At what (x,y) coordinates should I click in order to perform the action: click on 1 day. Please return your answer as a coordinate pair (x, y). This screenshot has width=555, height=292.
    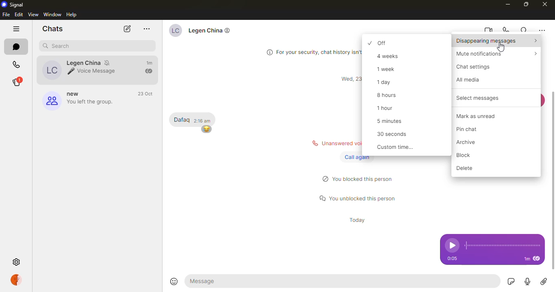
    Looking at the image, I should click on (388, 82).